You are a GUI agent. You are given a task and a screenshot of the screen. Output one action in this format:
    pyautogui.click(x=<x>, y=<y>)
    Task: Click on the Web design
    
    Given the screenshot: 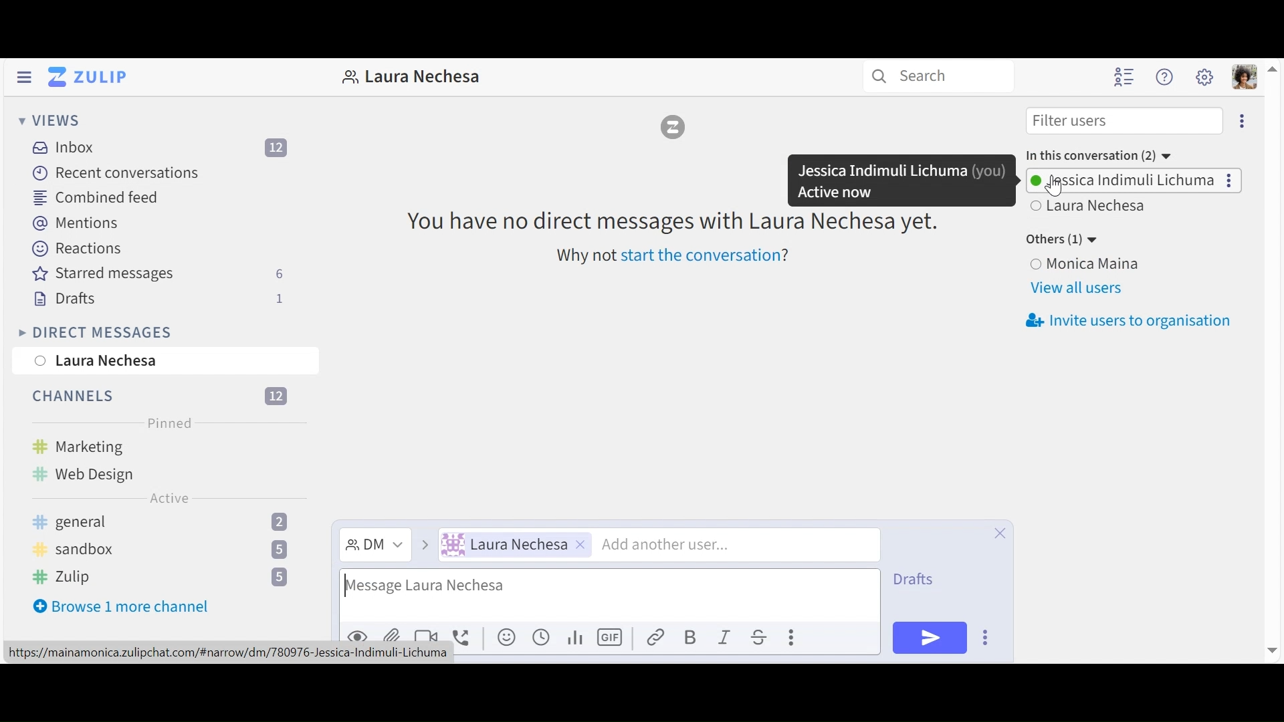 What is the action you would take?
    pyautogui.click(x=82, y=471)
    